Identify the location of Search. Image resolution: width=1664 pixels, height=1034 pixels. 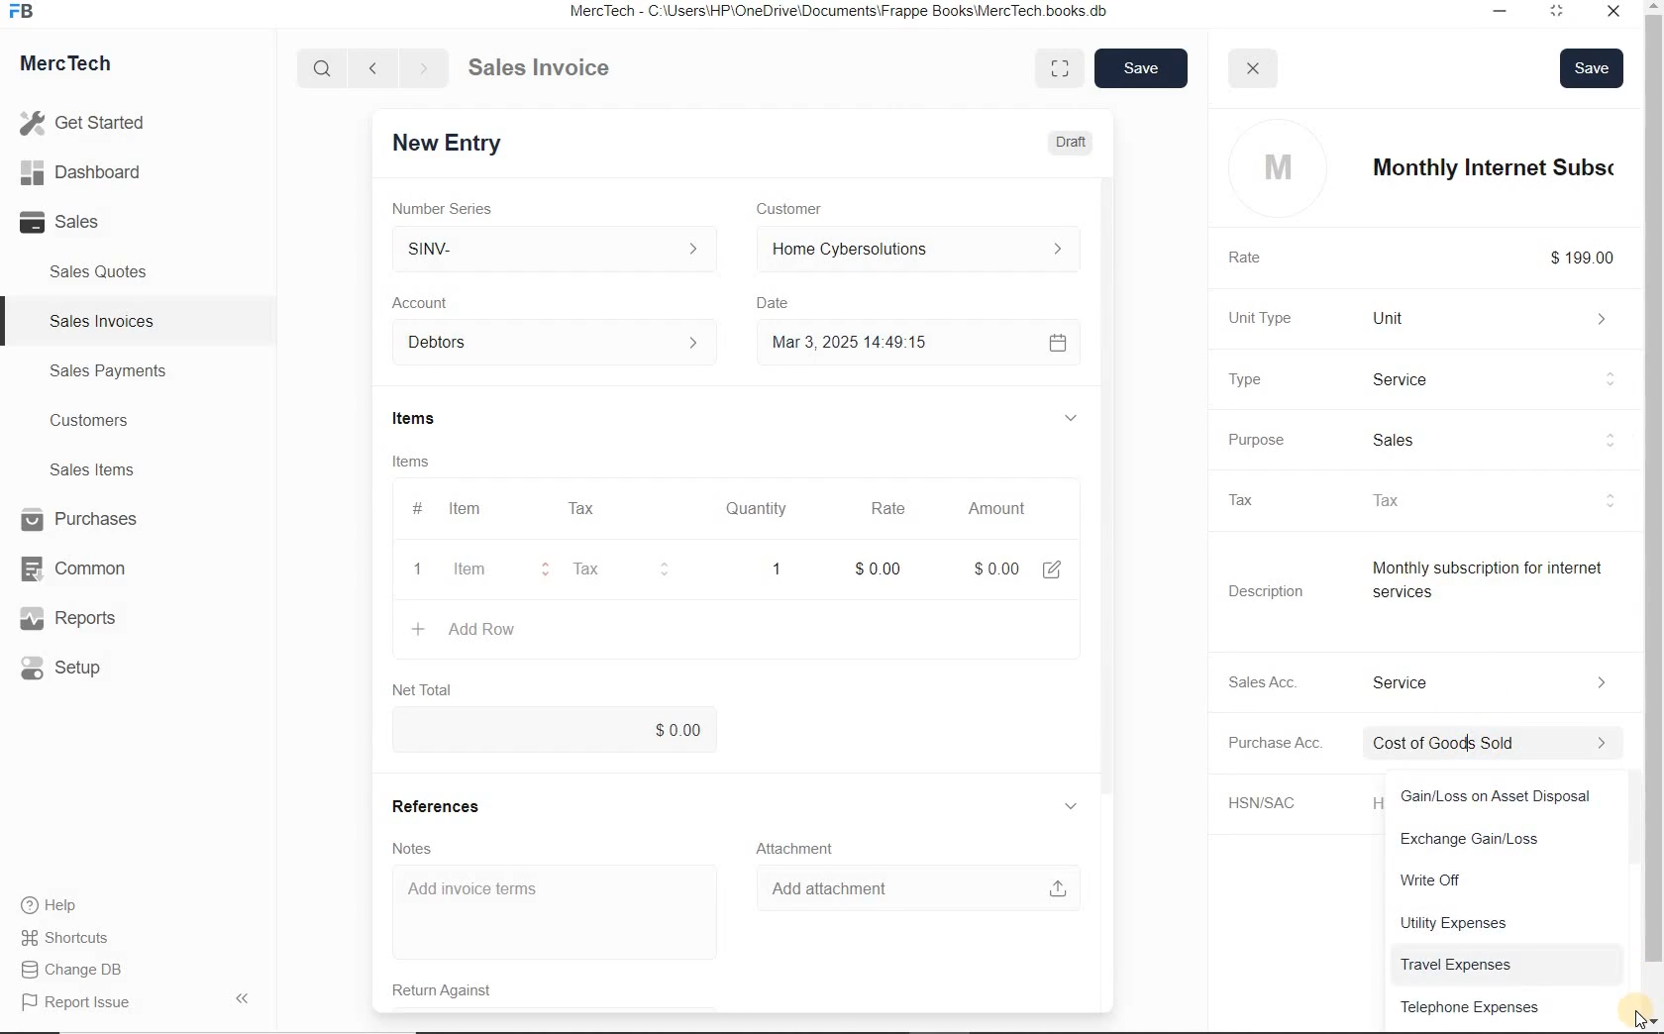
(324, 68).